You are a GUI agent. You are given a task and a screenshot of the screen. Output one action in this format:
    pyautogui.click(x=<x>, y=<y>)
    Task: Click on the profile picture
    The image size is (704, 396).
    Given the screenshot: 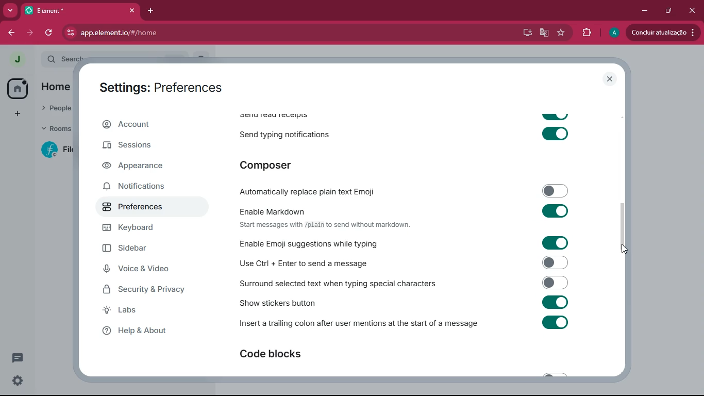 What is the action you would take?
    pyautogui.click(x=14, y=59)
    